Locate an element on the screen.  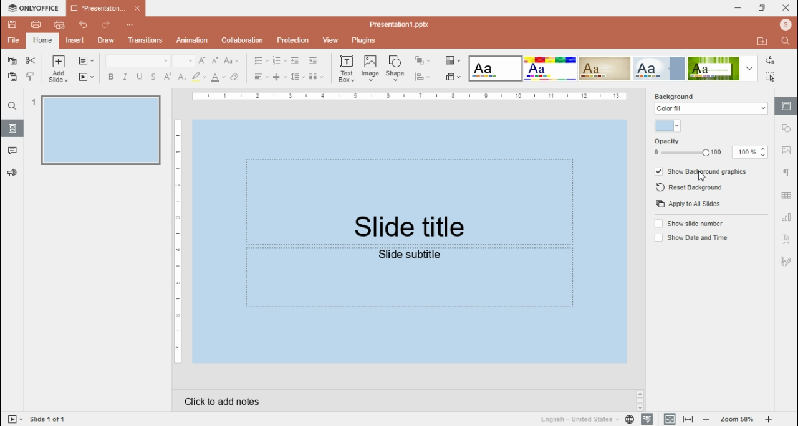
undo is located at coordinates (84, 25).